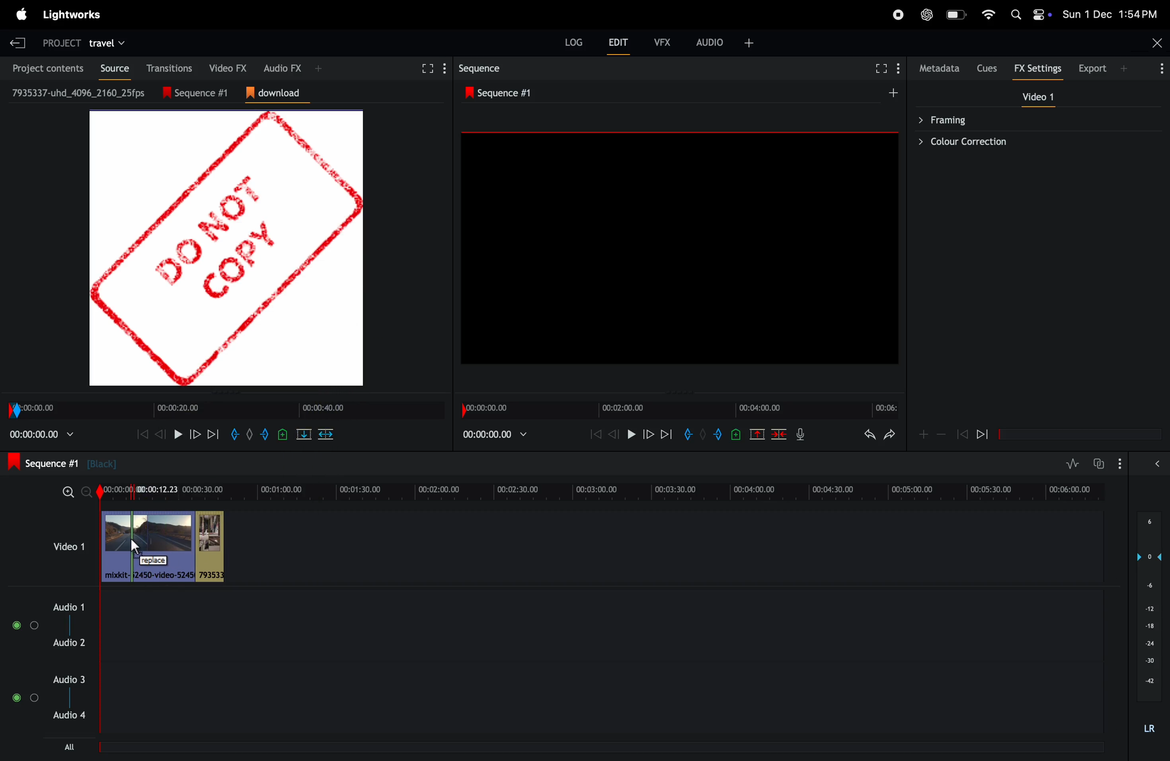 This screenshot has height=761, width=1170. I want to click on cut, so click(757, 434).